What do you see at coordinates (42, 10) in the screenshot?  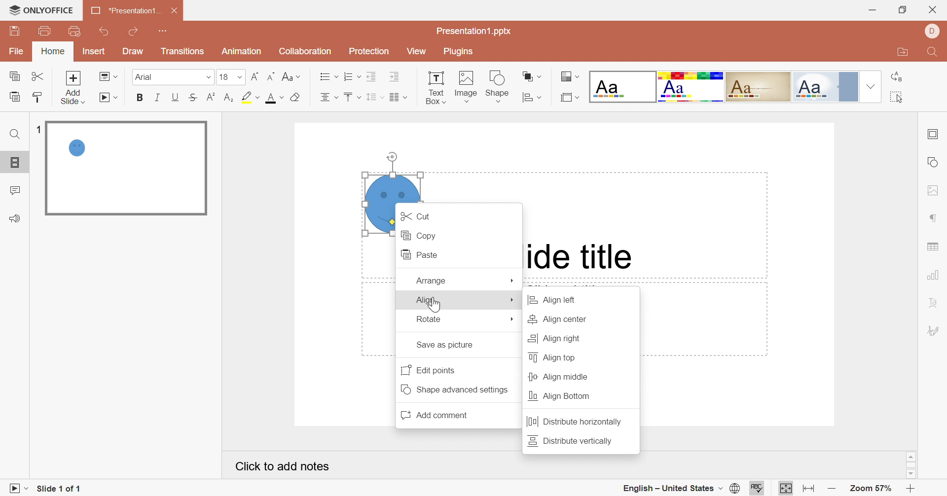 I see `ONLYOFFICE` at bounding box center [42, 10].